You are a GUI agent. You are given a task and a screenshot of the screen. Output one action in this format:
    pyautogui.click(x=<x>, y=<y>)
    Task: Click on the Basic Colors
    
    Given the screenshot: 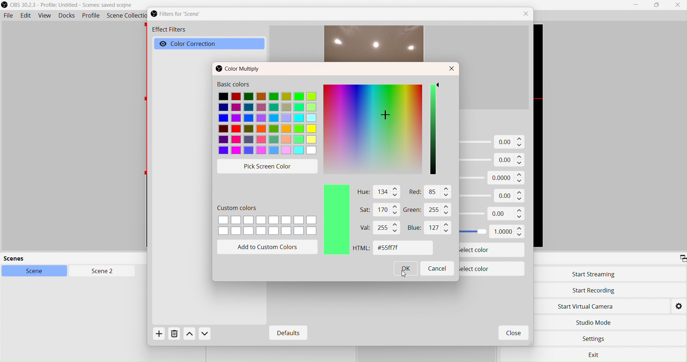 What is the action you would take?
    pyautogui.click(x=268, y=118)
    